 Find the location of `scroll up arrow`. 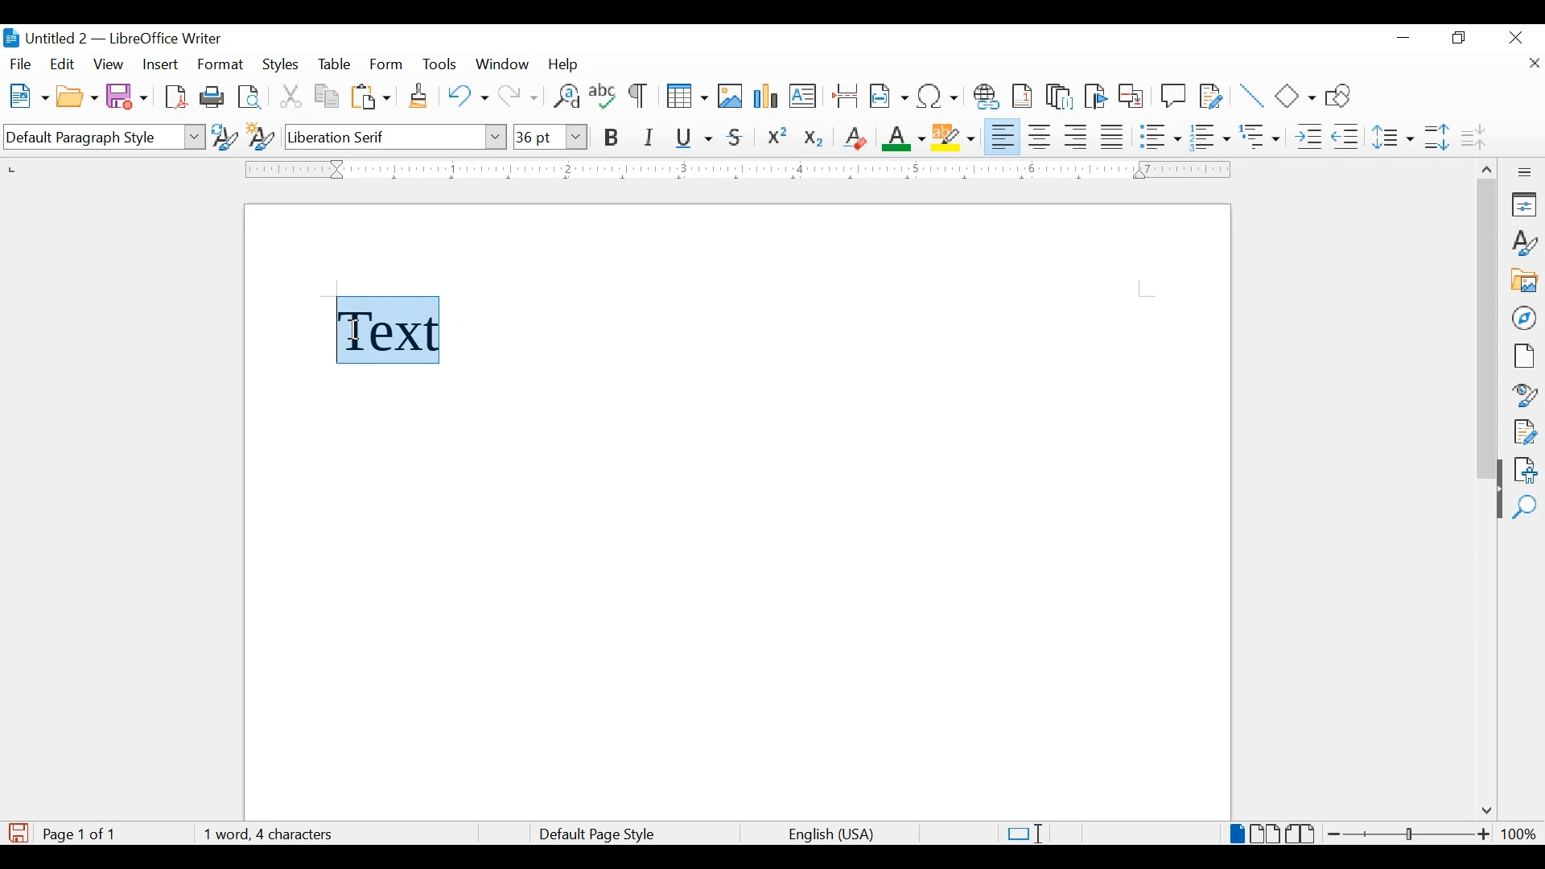

scroll up arrow is located at coordinates (1485, 167).